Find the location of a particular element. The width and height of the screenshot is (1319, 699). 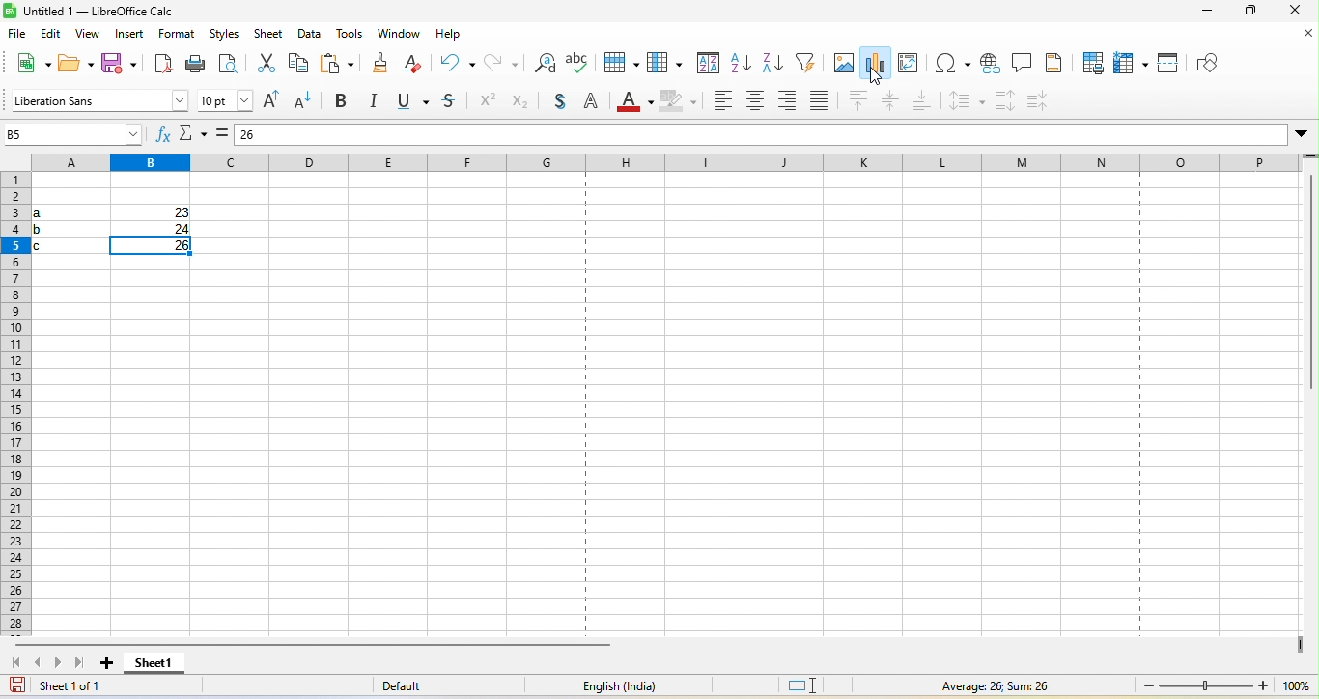

decrease font size is located at coordinates (307, 103).